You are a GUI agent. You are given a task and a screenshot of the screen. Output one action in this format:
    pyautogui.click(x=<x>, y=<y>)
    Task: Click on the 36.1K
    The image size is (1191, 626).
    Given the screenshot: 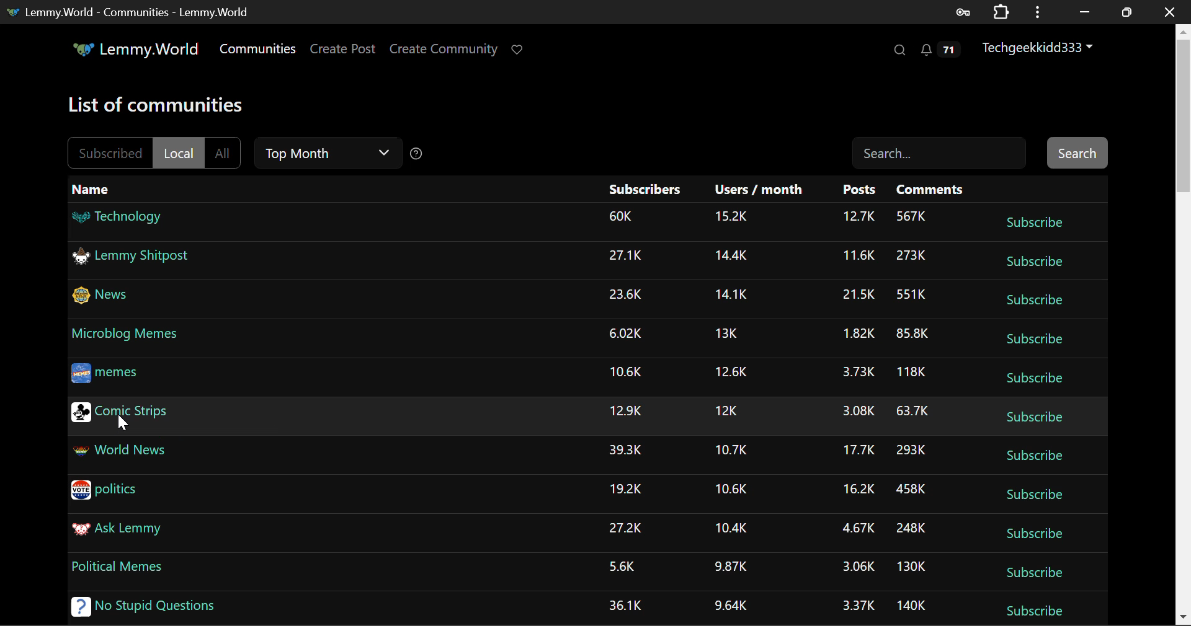 What is the action you would take?
    pyautogui.click(x=625, y=606)
    